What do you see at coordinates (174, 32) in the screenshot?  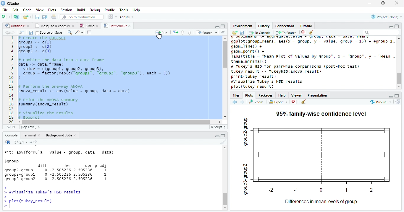 I see `Copy pages` at bounding box center [174, 32].